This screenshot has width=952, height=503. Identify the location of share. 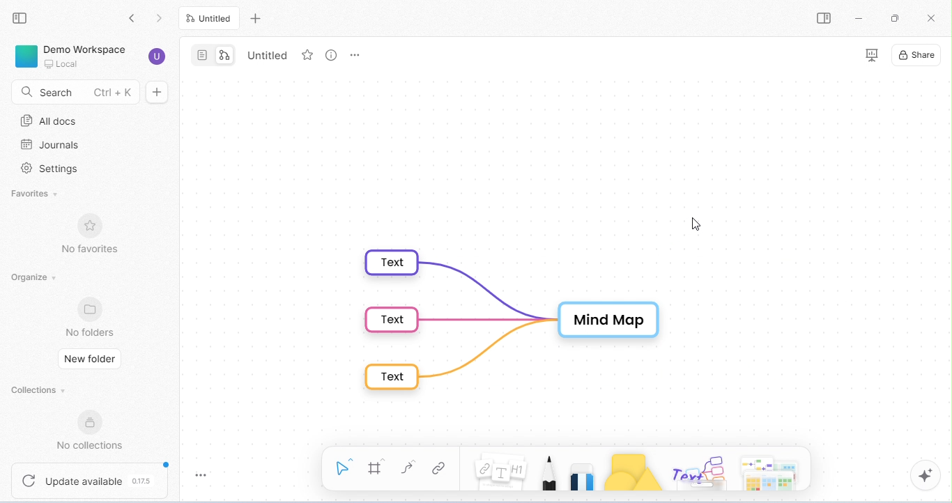
(919, 55).